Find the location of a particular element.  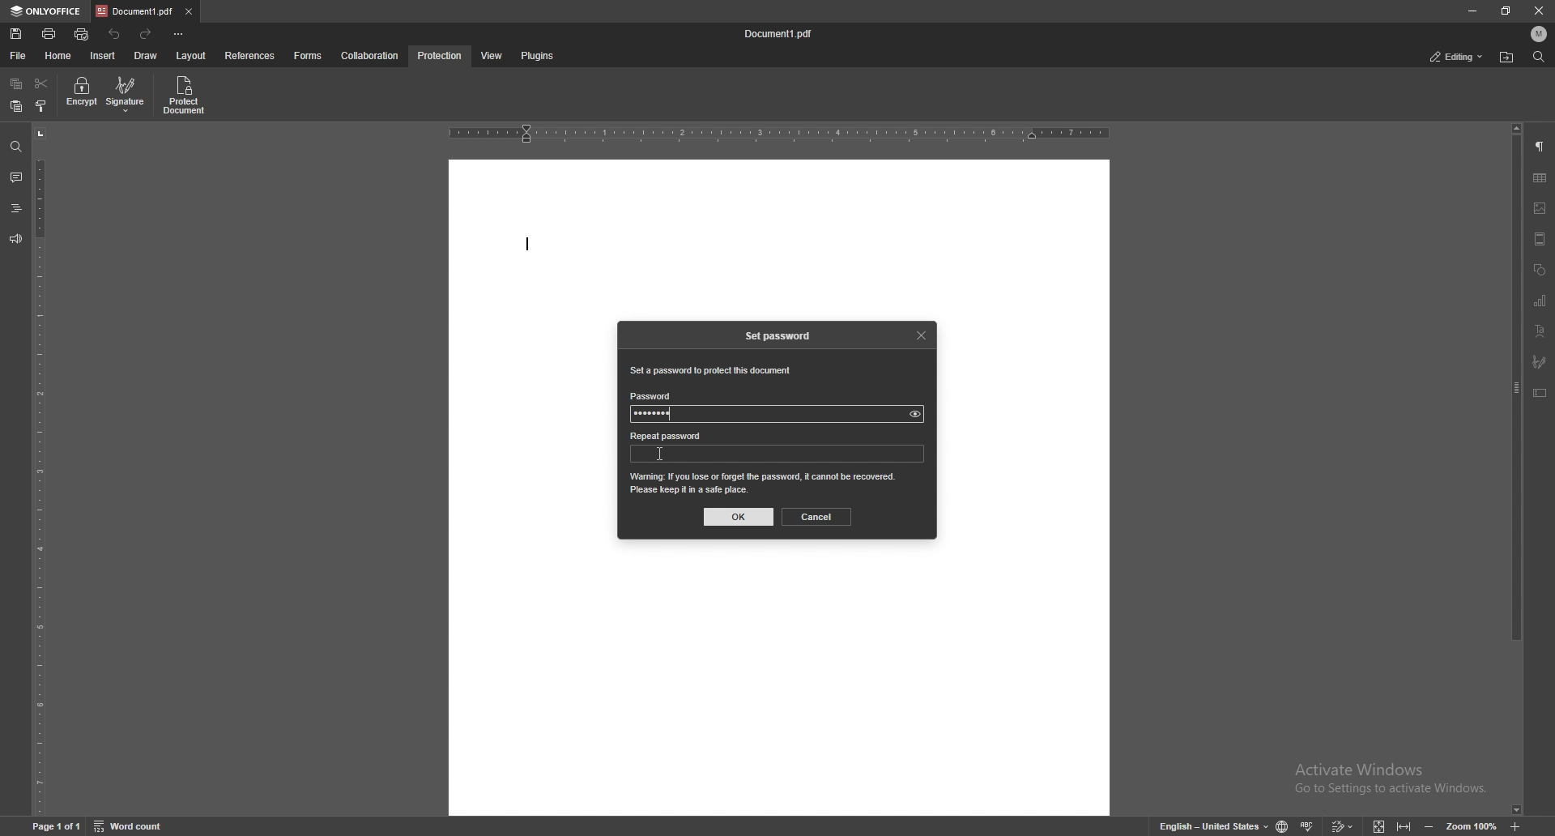

zoom is located at coordinates (1472, 825).